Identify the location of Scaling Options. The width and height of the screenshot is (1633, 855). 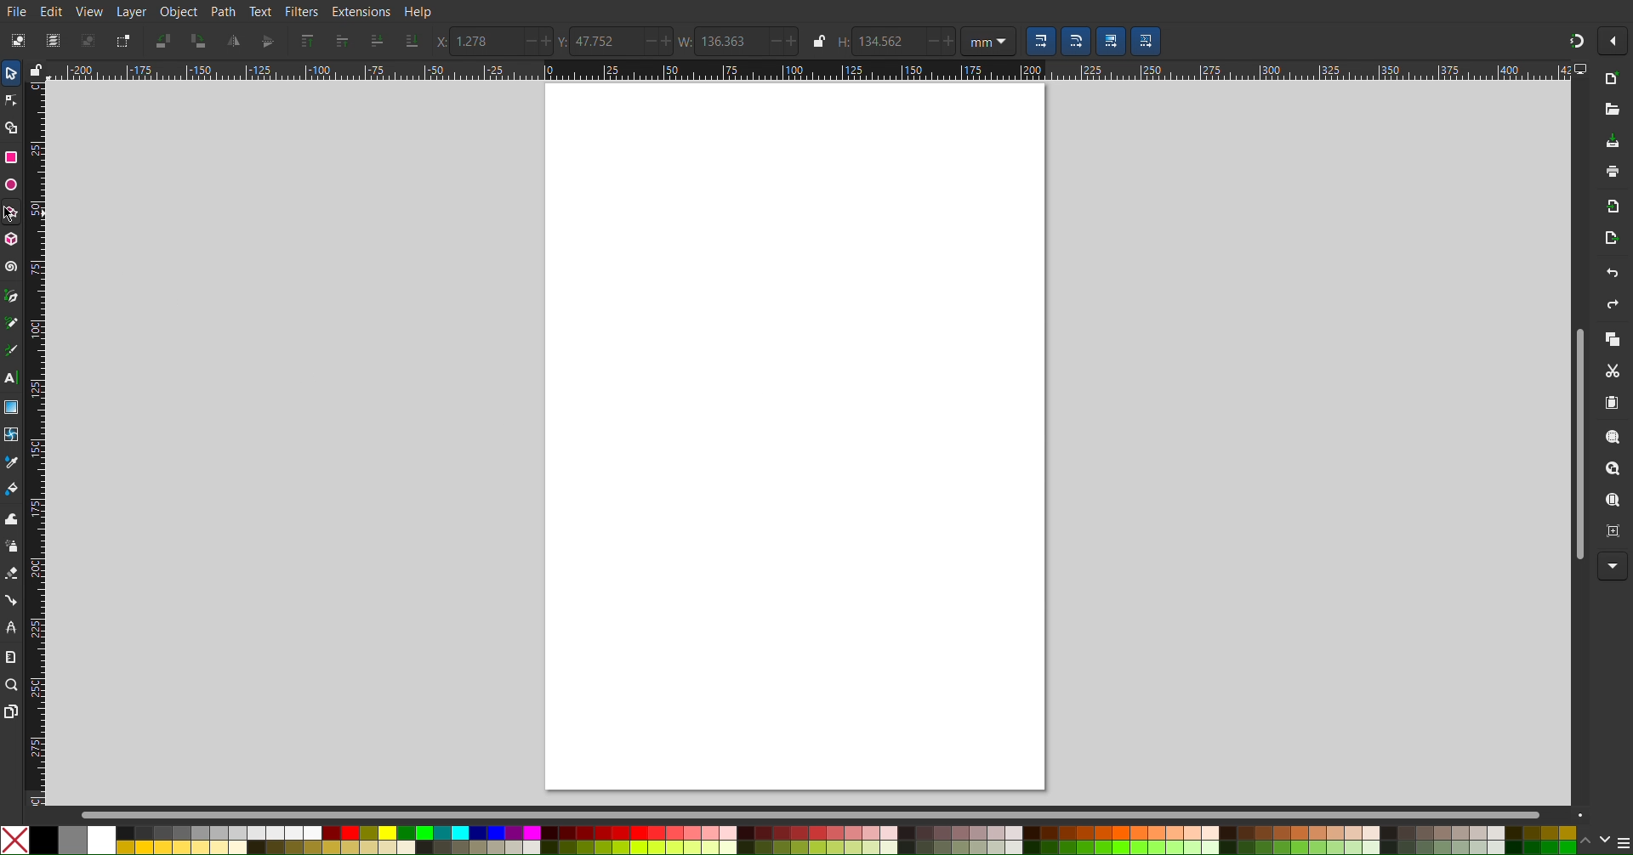
(1111, 42).